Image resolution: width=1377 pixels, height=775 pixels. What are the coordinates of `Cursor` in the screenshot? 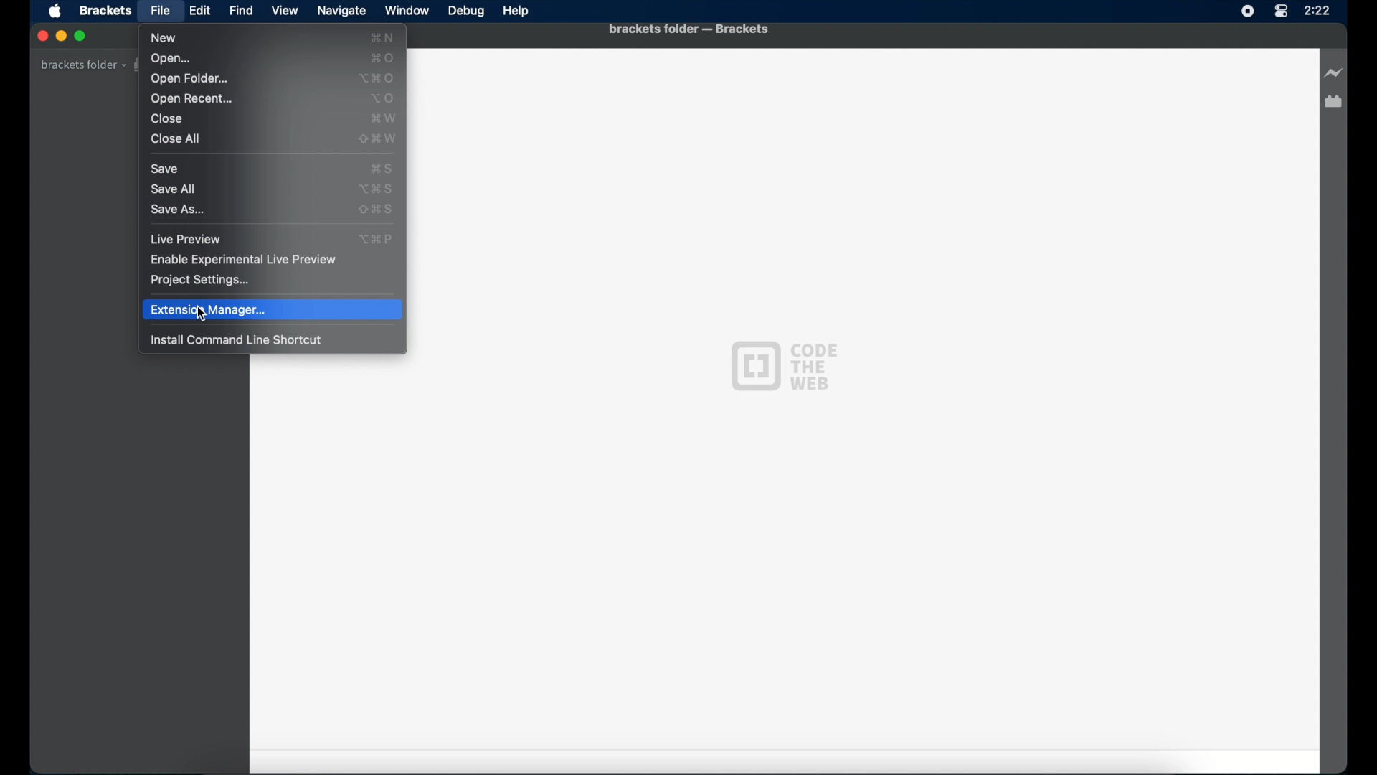 It's located at (201, 319).